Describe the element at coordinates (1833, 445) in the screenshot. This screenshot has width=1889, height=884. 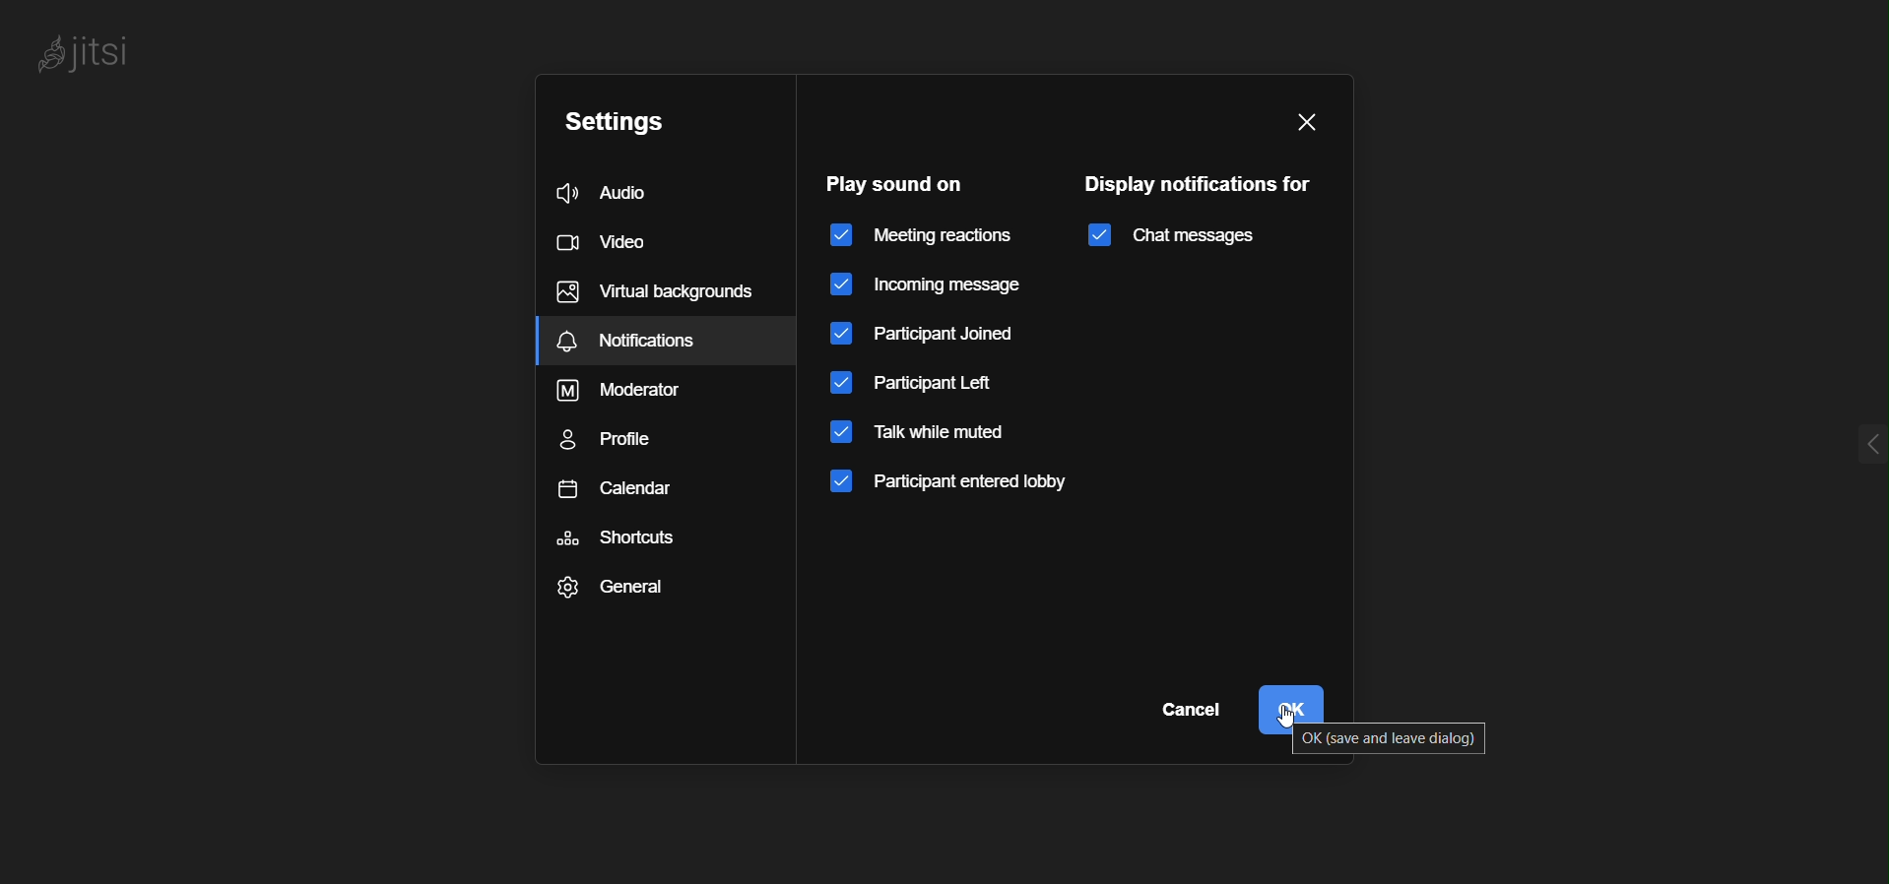
I see `expand` at that location.